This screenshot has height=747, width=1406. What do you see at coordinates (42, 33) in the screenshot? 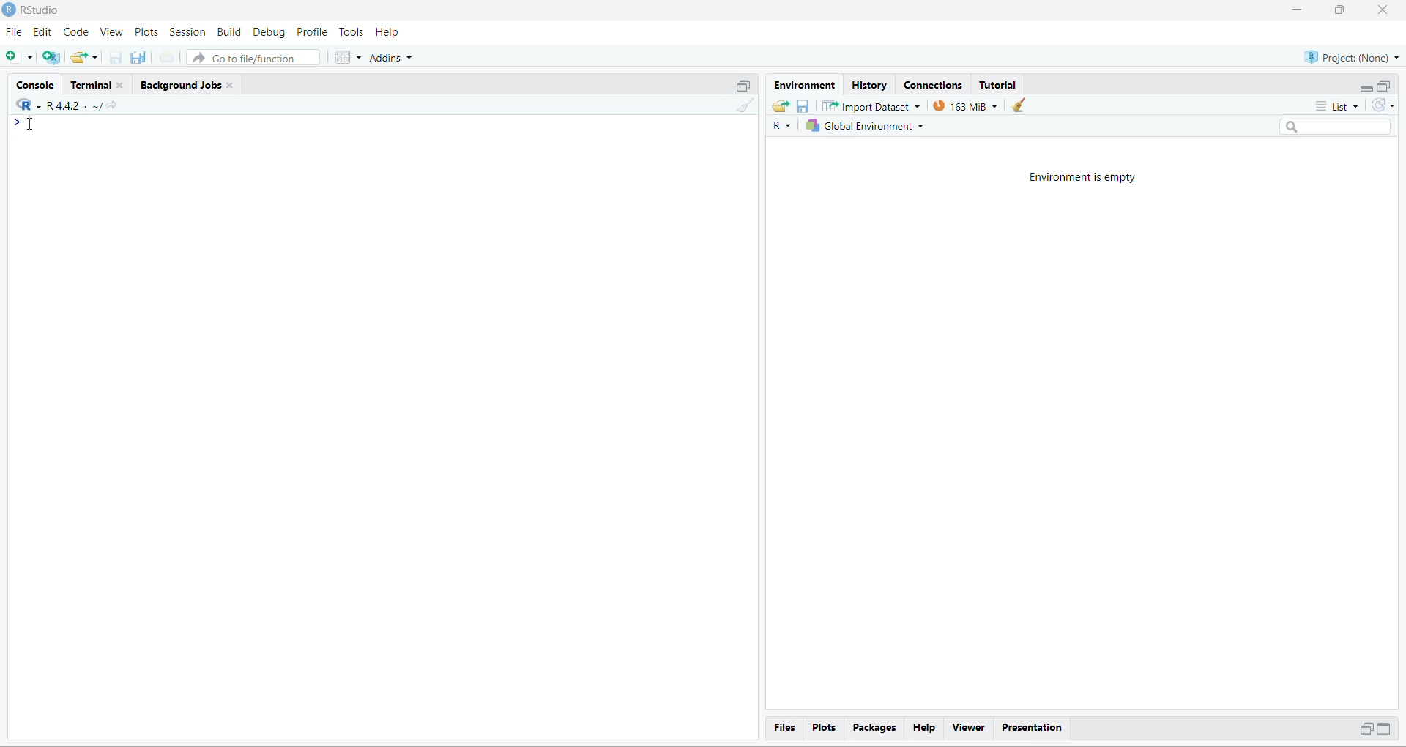
I see `edit` at bounding box center [42, 33].